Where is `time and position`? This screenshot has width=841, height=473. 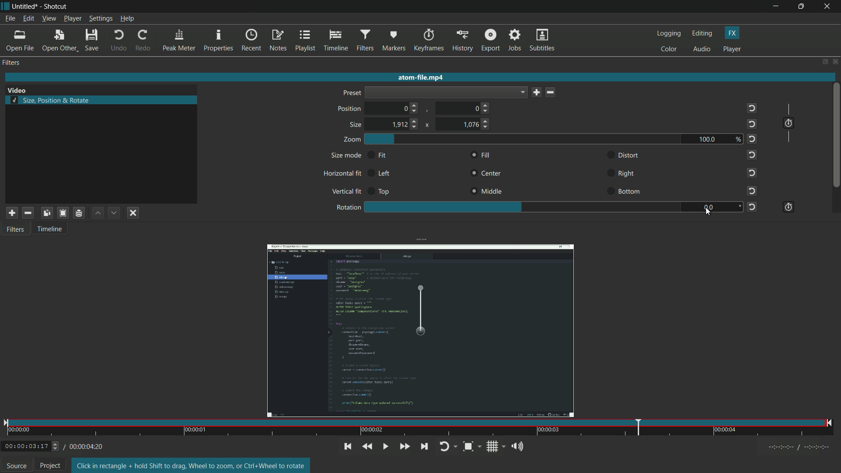
time and position is located at coordinates (419, 428).